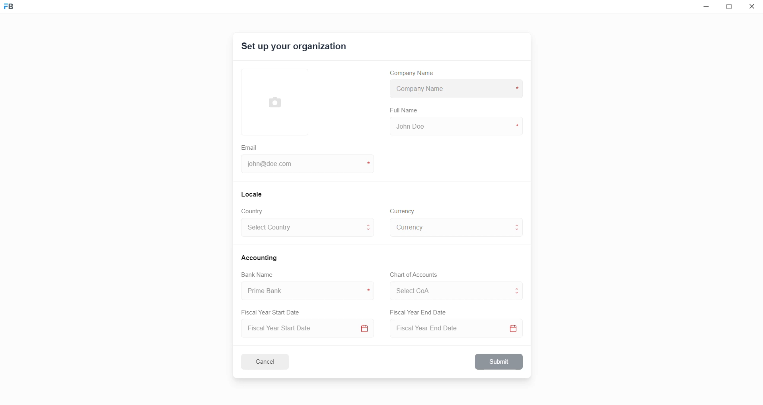 This screenshot has width=763, height=405. What do you see at coordinates (447, 289) in the screenshot?
I see `select CoA` at bounding box center [447, 289].